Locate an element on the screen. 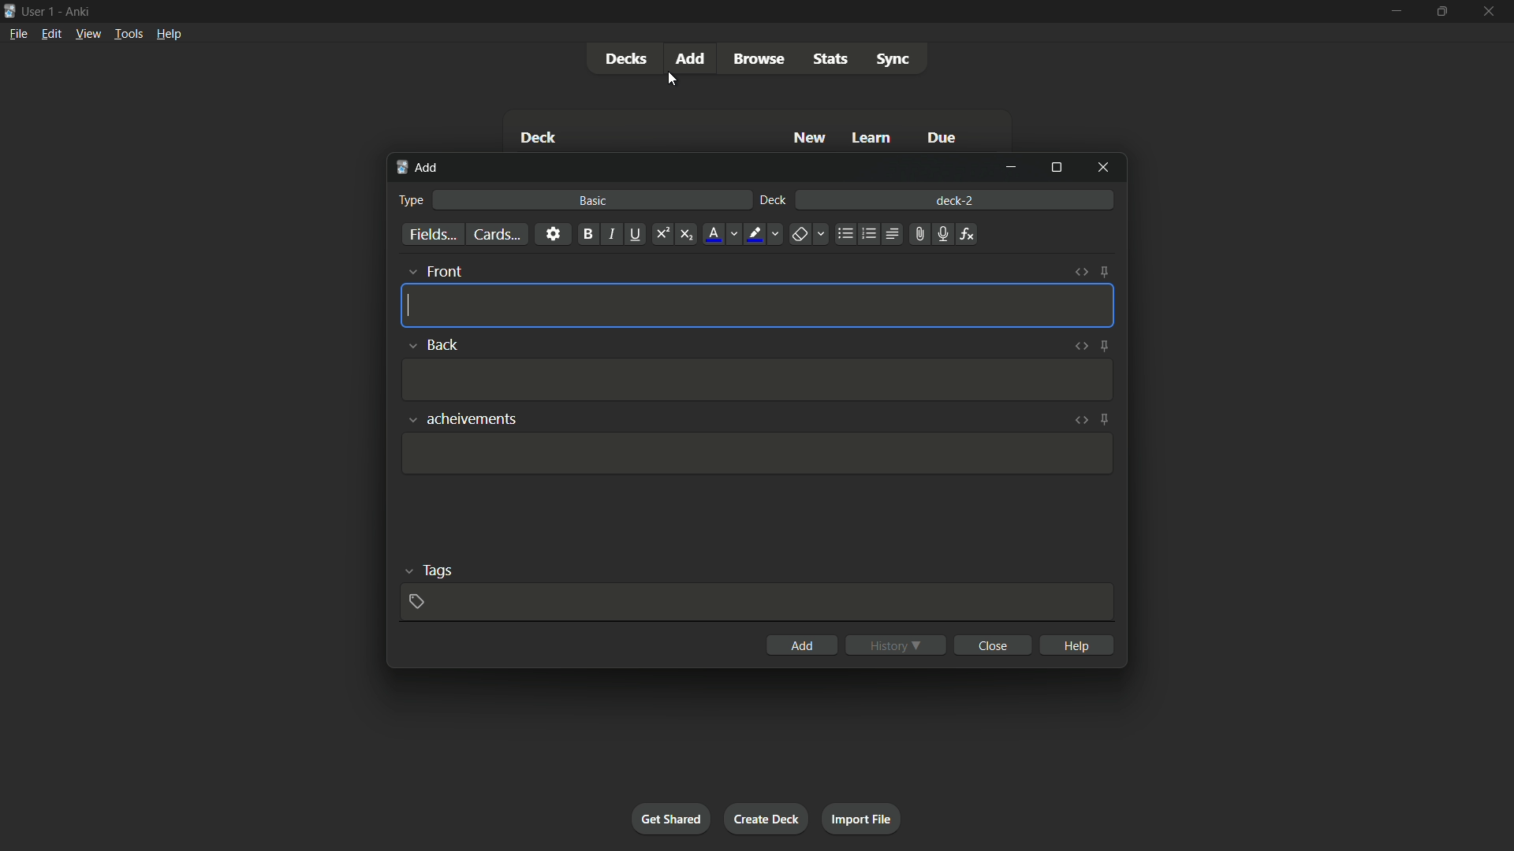 This screenshot has height=851, width=1514. sync is located at coordinates (895, 60).